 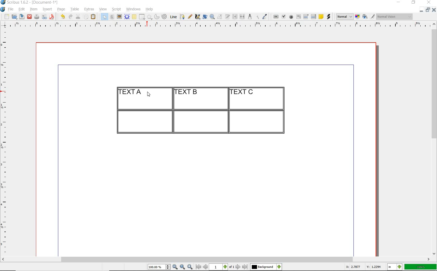 I want to click on link text frames, so click(x=235, y=17).